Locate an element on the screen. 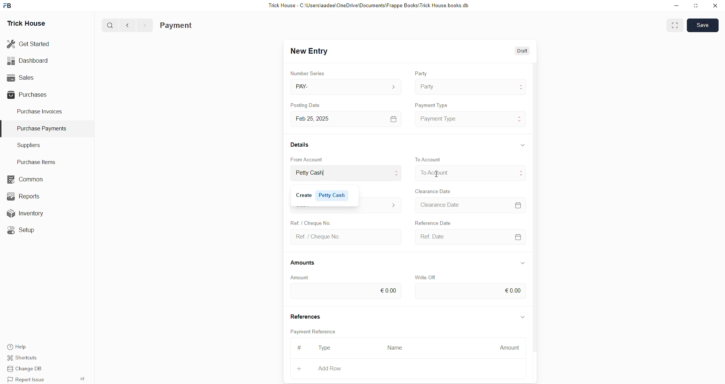 This screenshot has width=725, height=384. Type is located at coordinates (327, 348).